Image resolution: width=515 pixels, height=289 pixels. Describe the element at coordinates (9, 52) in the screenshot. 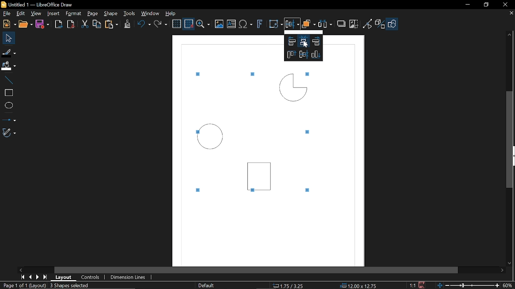

I see `Fill line` at that location.